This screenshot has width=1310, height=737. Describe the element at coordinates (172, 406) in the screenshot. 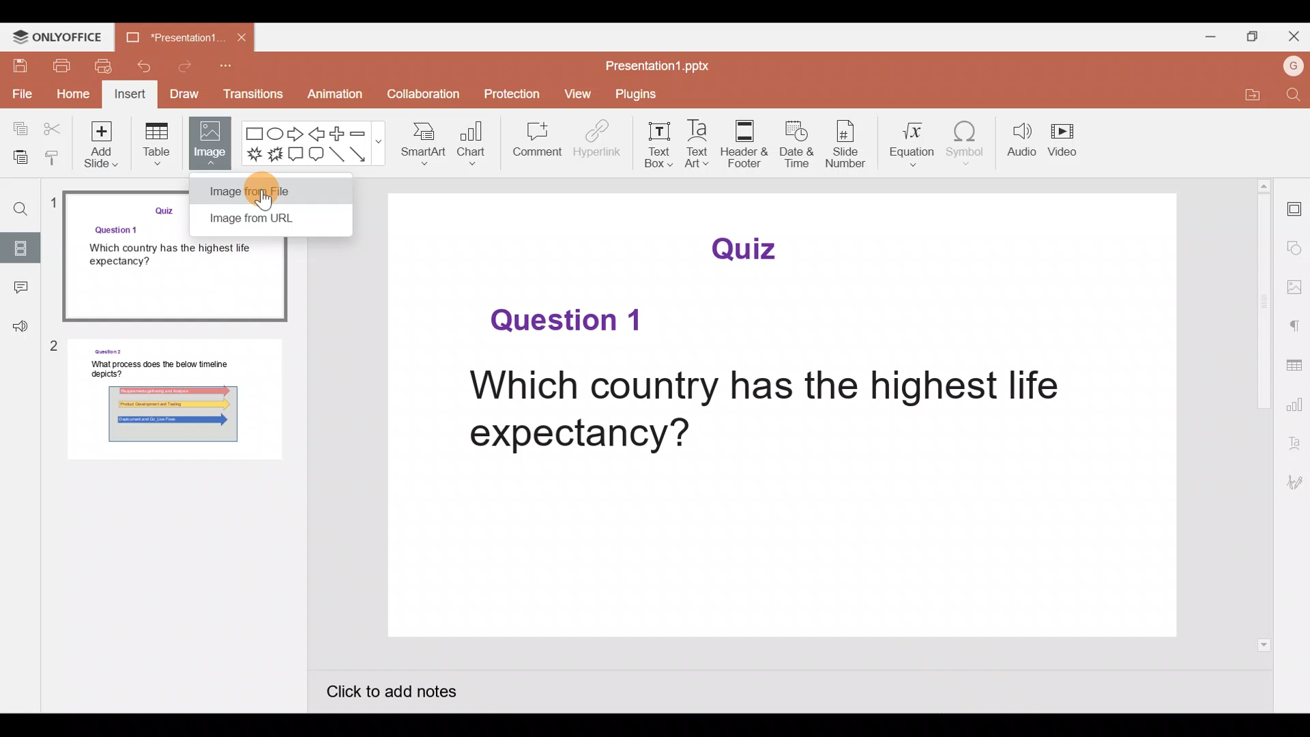

I see `Slide 2 preview` at that location.